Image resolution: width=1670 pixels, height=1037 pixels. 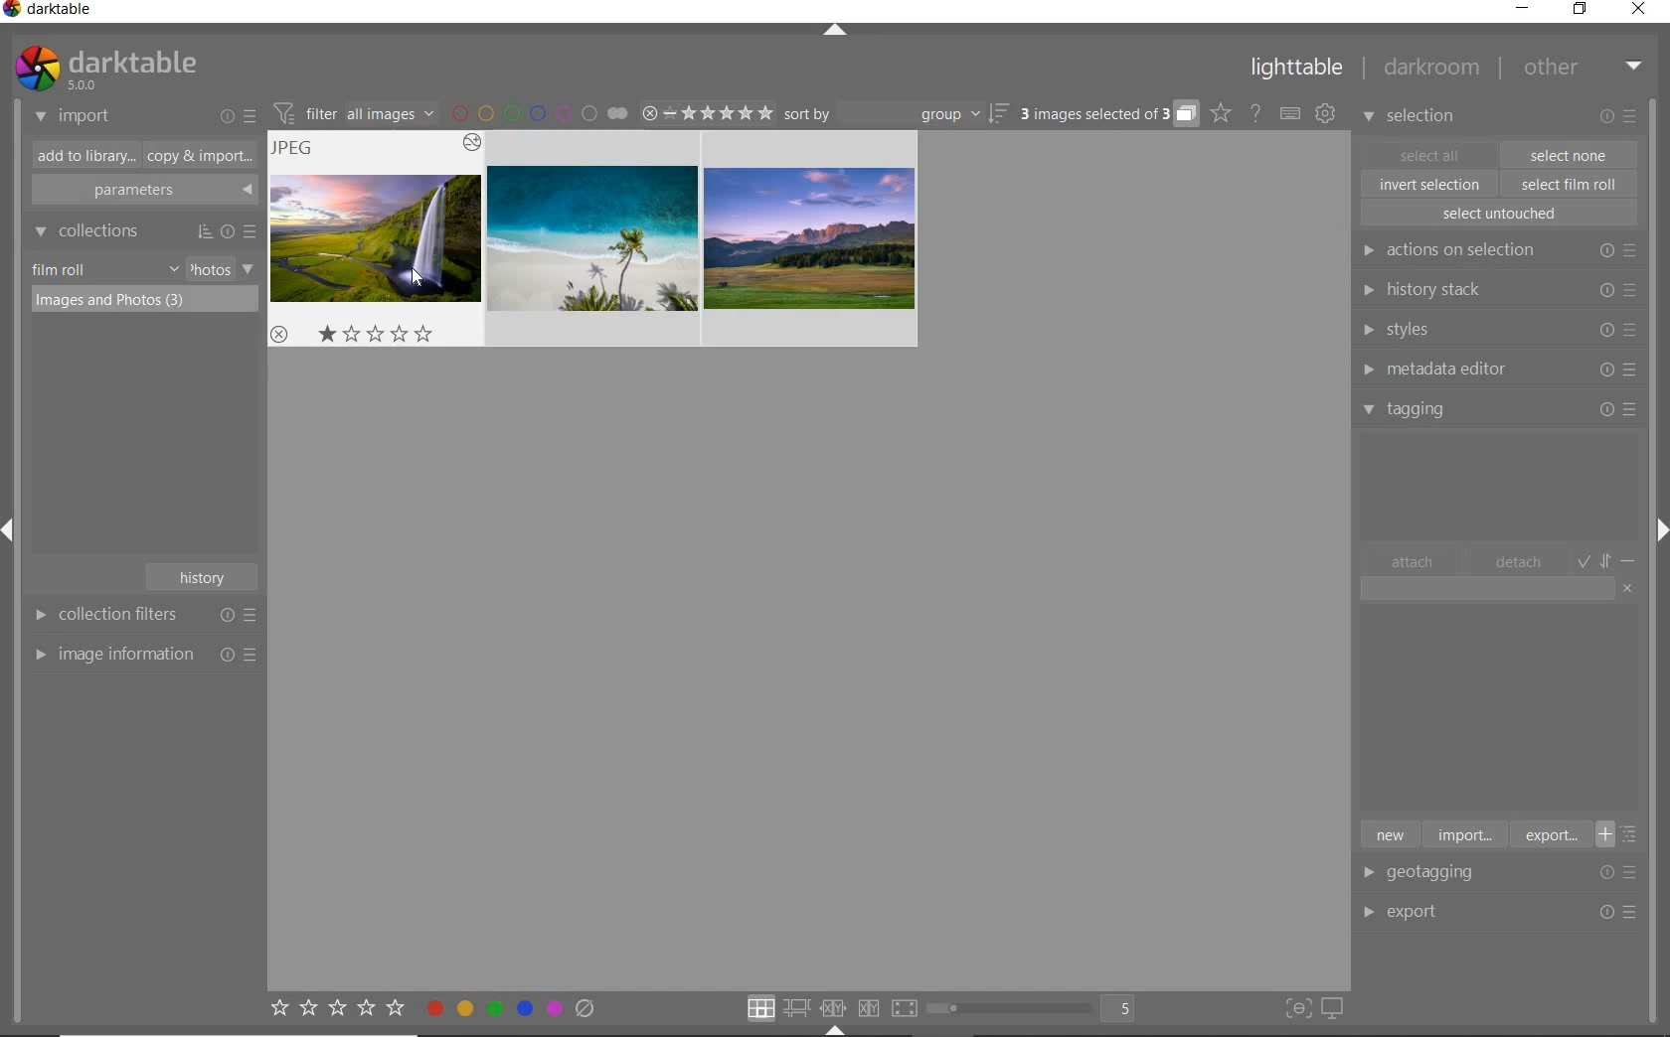 I want to click on actions on selection, so click(x=1495, y=250).